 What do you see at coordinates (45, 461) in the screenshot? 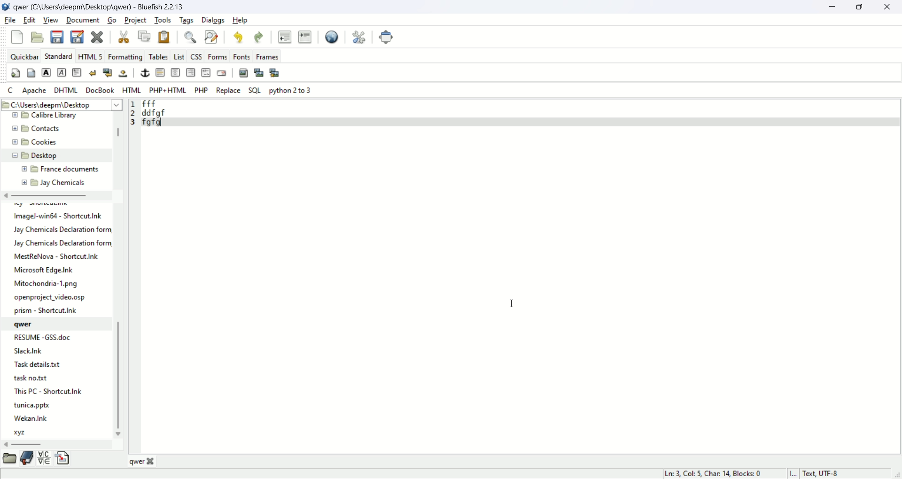
I see `charmap` at bounding box center [45, 461].